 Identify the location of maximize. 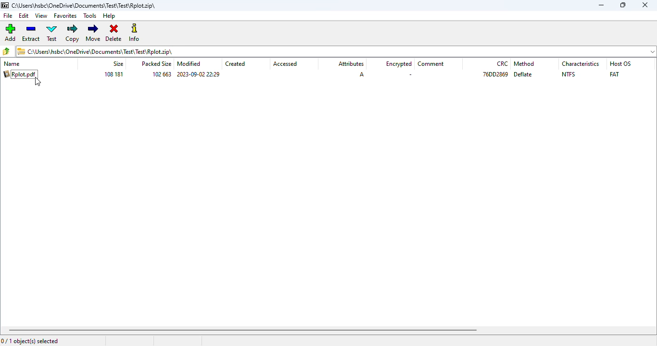
(623, 5).